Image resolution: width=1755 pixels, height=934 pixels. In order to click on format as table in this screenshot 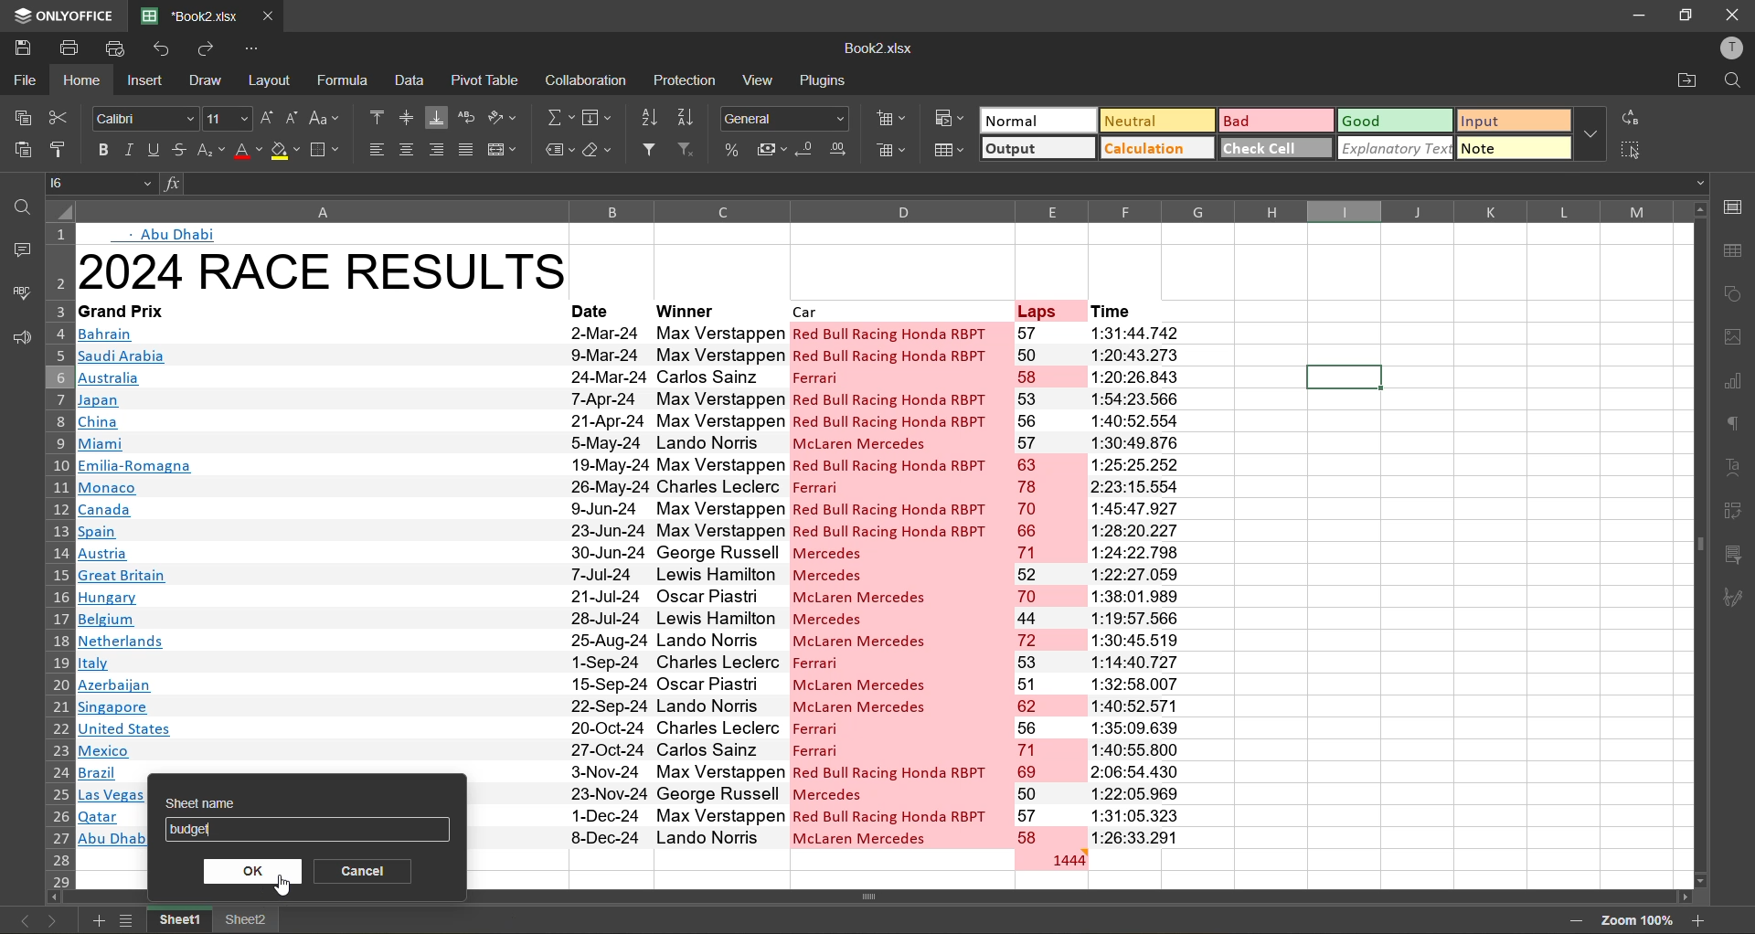, I will do `click(947, 150)`.